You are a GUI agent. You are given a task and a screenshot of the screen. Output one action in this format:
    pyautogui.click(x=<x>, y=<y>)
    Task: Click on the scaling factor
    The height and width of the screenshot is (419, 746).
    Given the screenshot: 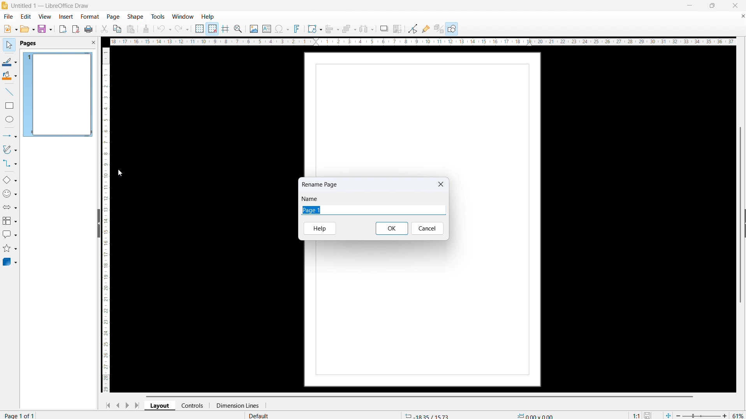 What is the action you would take?
    pyautogui.click(x=636, y=414)
    